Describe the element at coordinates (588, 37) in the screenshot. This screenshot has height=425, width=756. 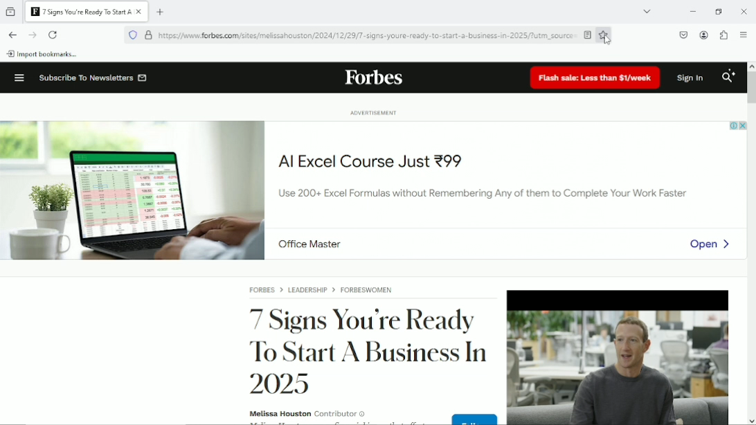
I see `enable reading mode` at that location.